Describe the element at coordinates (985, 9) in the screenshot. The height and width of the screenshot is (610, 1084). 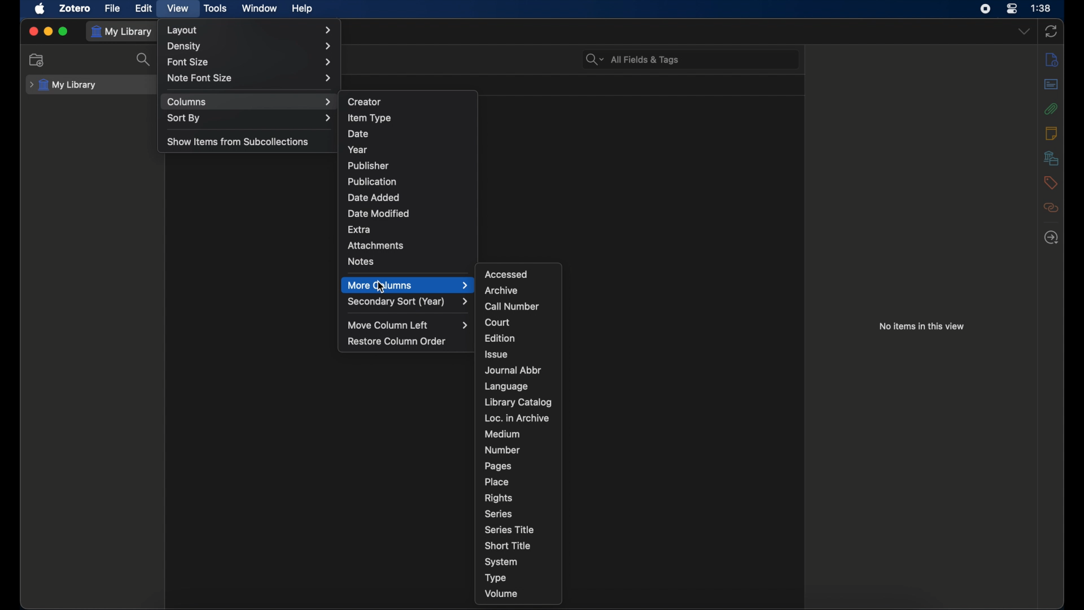
I see `screen recorder` at that location.